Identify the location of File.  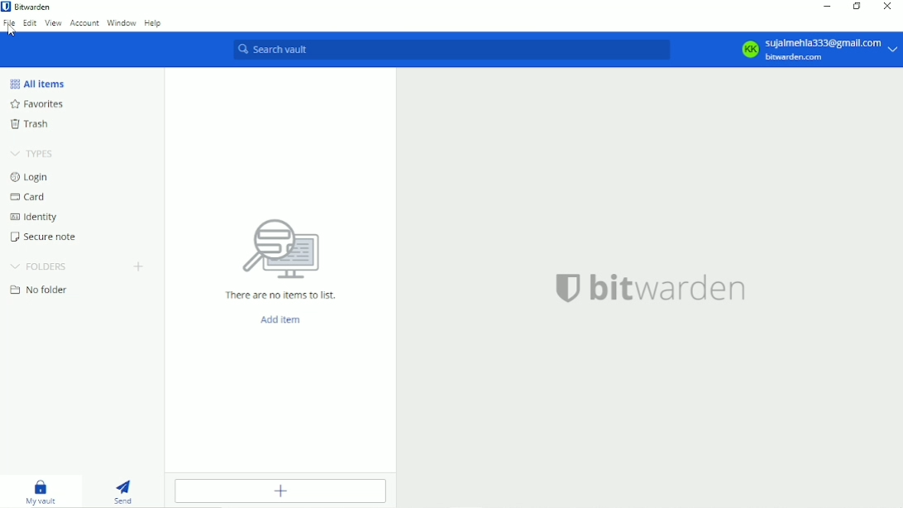
(9, 22).